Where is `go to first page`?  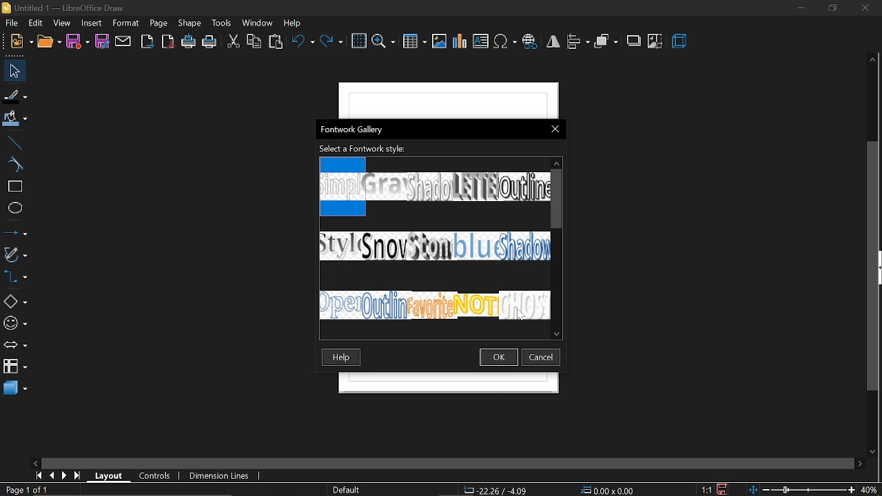
go to first page is located at coordinates (37, 475).